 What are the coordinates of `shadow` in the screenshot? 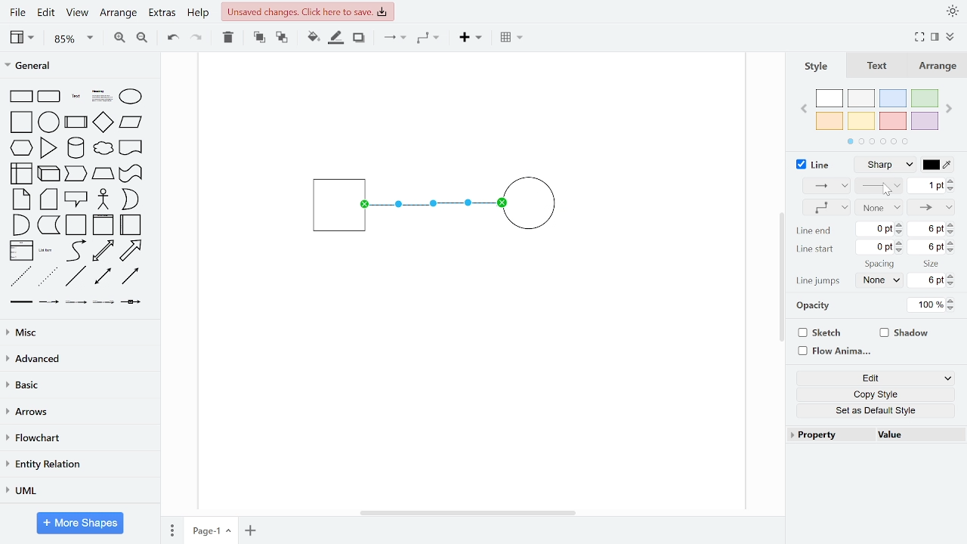 It's located at (905, 334).